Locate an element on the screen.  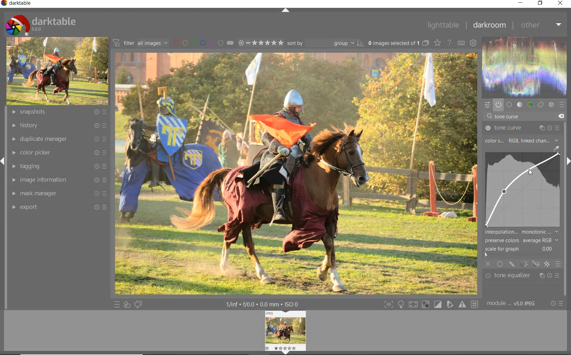
color picker is located at coordinates (58, 153).